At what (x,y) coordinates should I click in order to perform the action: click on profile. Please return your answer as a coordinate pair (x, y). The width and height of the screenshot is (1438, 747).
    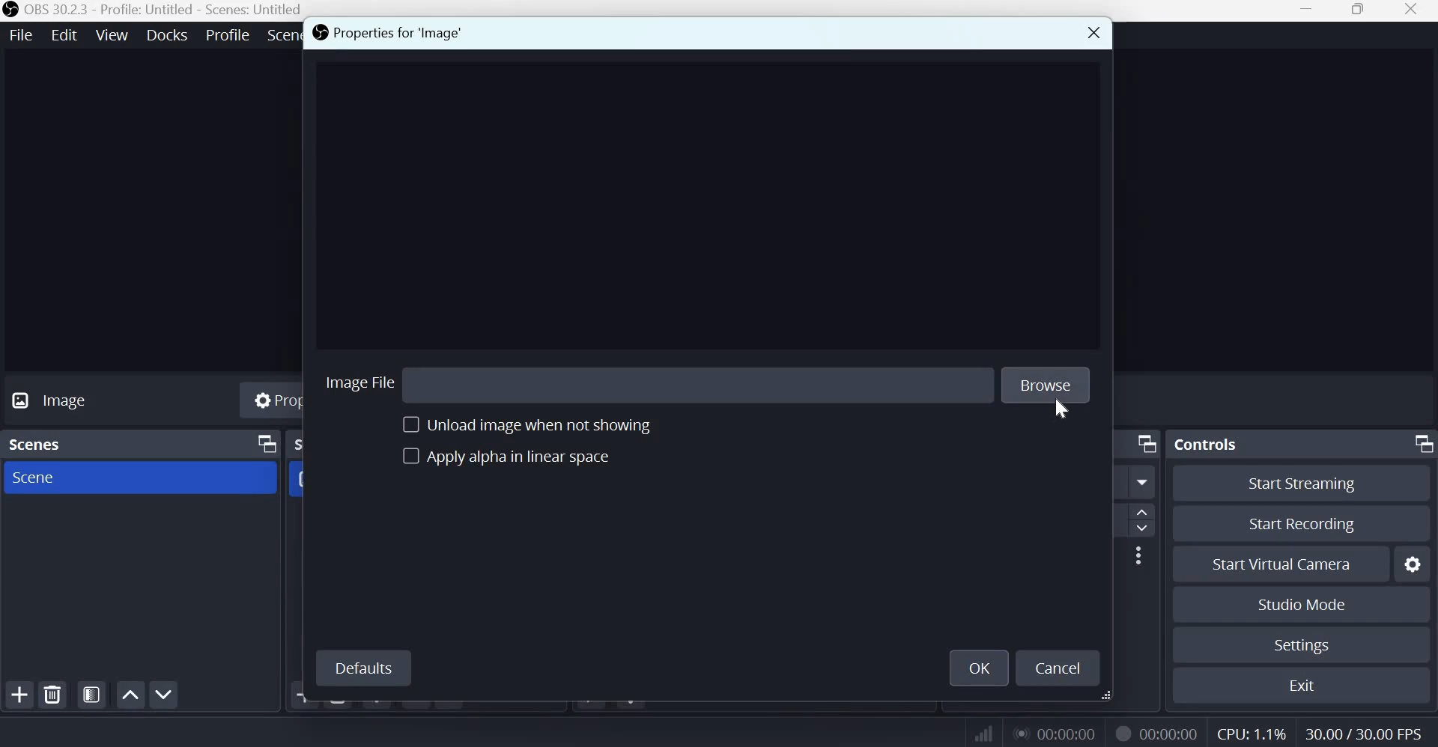
    Looking at the image, I should click on (229, 33).